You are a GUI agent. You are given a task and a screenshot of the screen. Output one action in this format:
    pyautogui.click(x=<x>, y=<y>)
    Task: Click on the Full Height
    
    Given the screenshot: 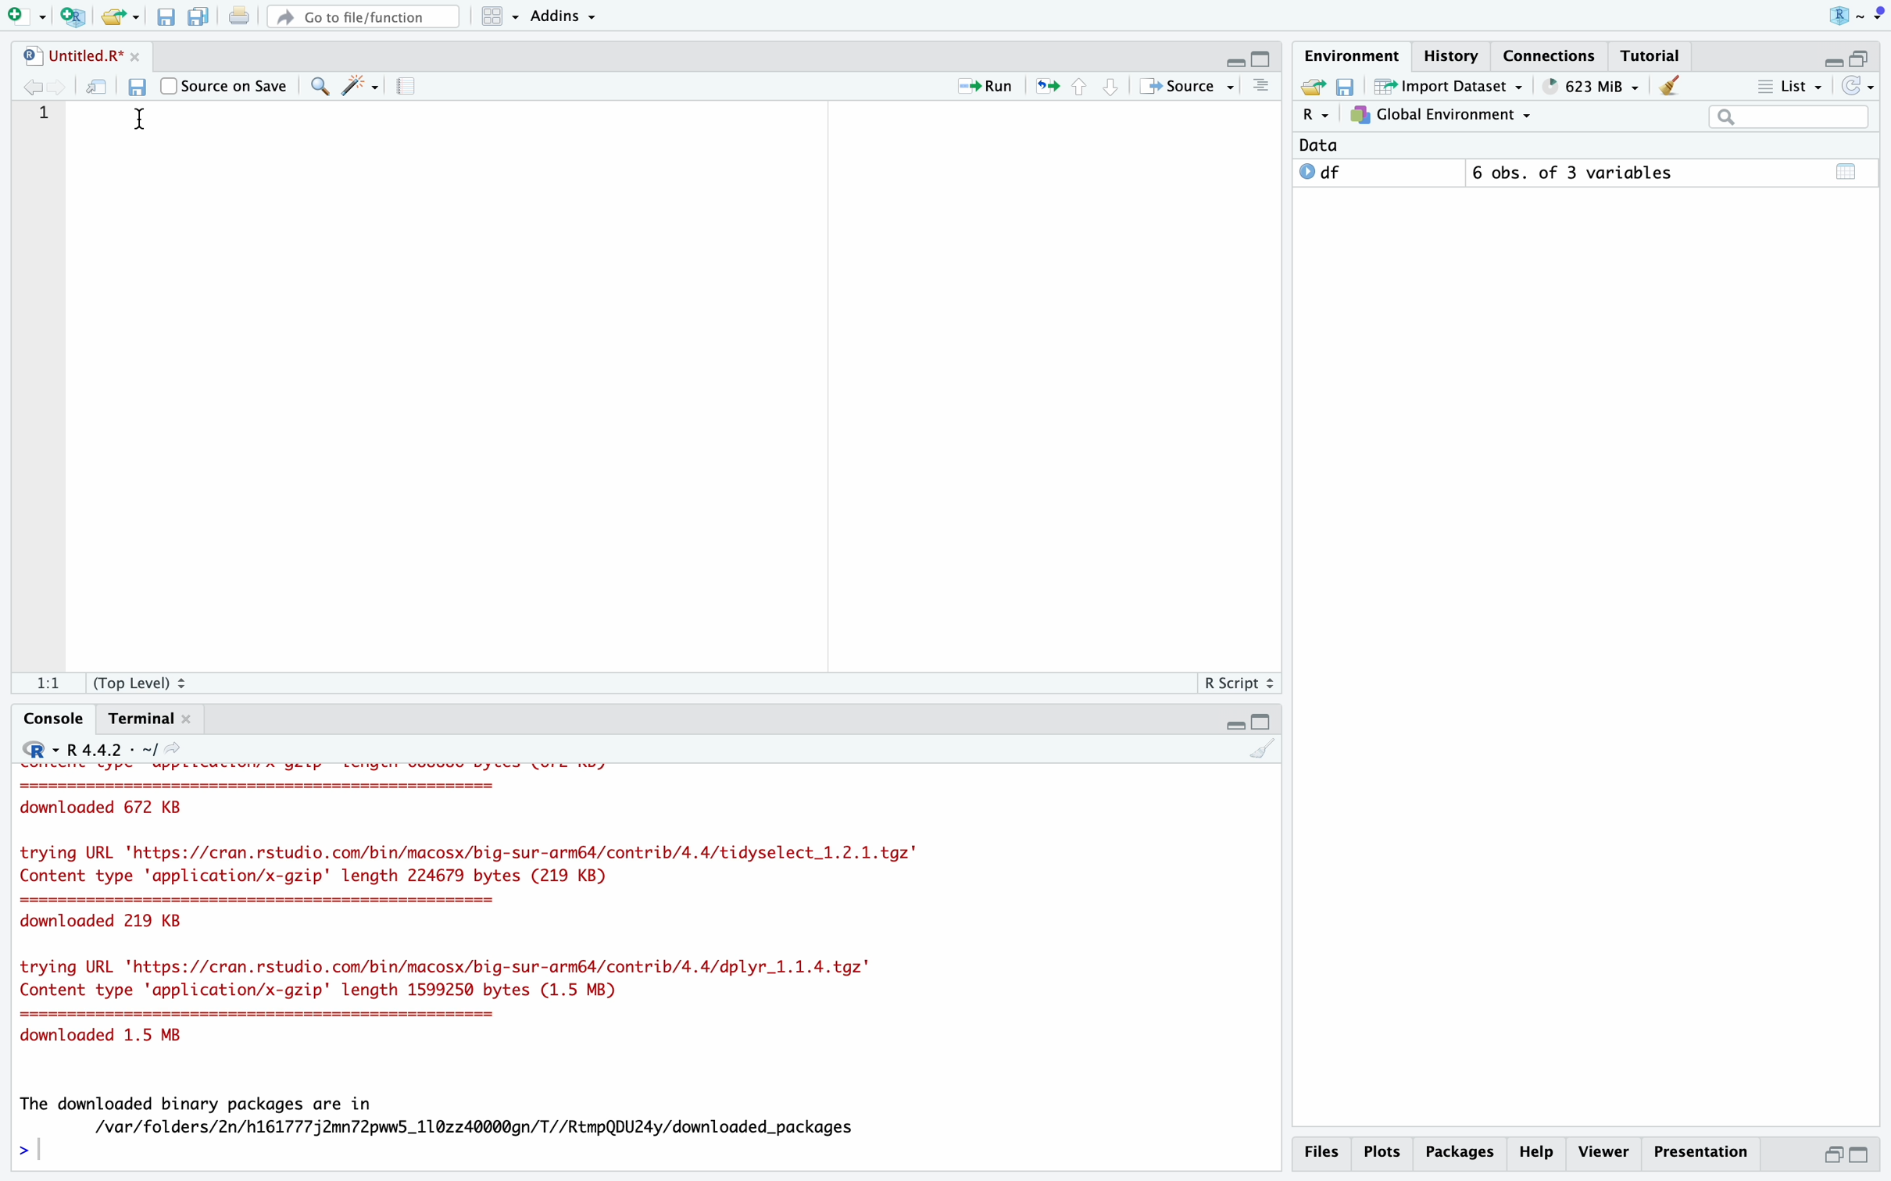 What is the action you would take?
    pyautogui.click(x=1264, y=722)
    